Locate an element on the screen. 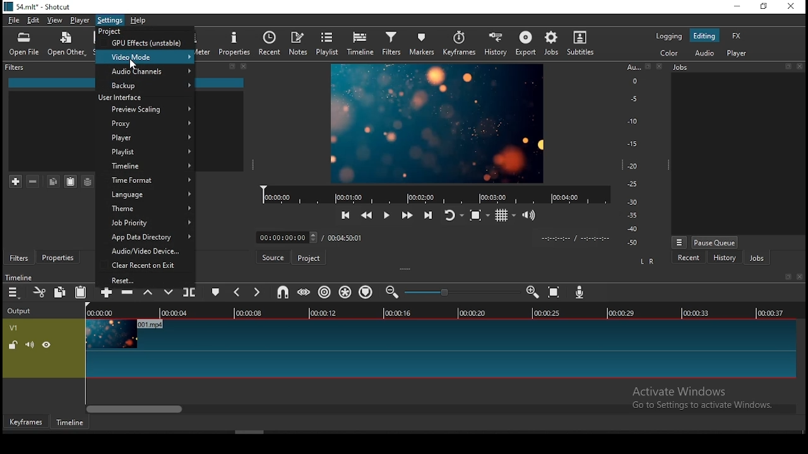 The height and width of the screenshot is (454, 808). -40 is located at coordinates (633, 229).